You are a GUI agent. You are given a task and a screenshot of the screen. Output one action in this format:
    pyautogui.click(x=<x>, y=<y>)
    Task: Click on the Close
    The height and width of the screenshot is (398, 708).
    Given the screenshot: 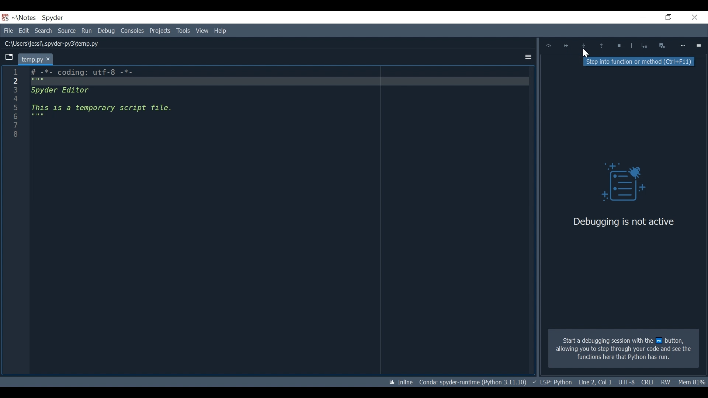 What is the action you would take?
    pyautogui.click(x=693, y=18)
    